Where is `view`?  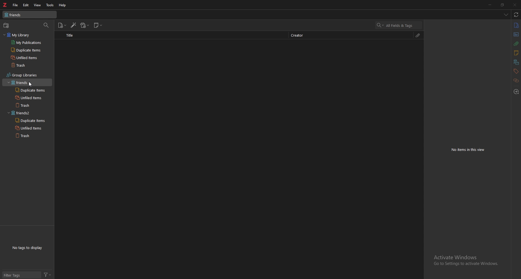
view is located at coordinates (38, 5).